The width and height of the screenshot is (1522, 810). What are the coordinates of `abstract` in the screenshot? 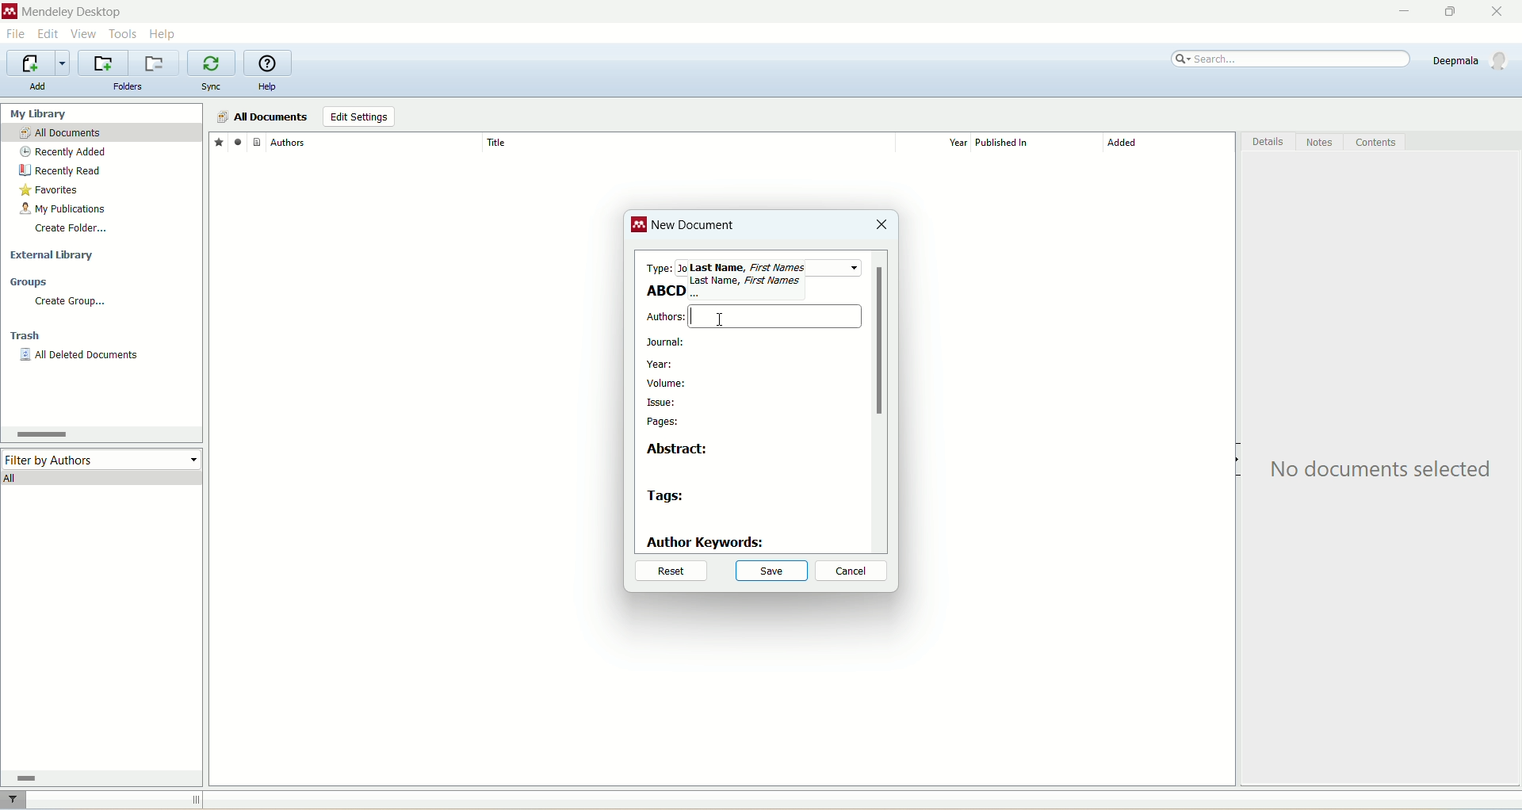 It's located at (683, 449).